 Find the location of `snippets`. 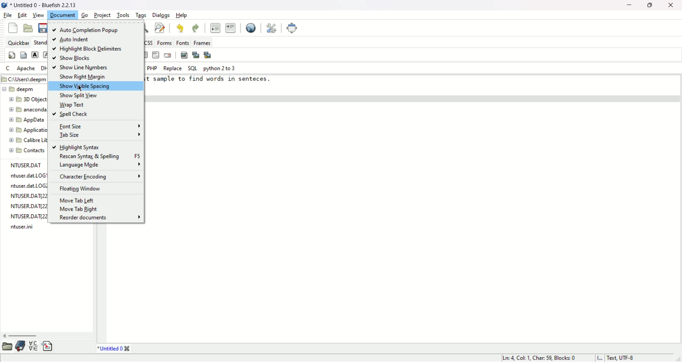

snippets is located at coordinates (48, 347).